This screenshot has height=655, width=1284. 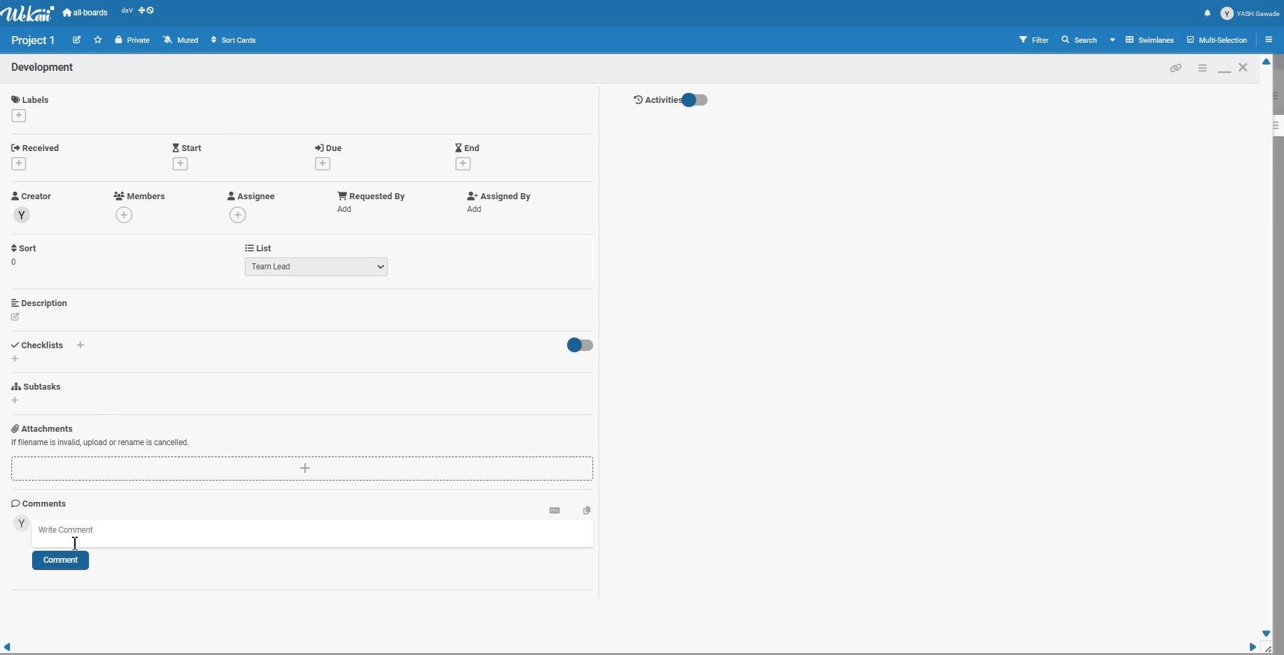 I want to click on Add Received, so click(x=39, y=146).